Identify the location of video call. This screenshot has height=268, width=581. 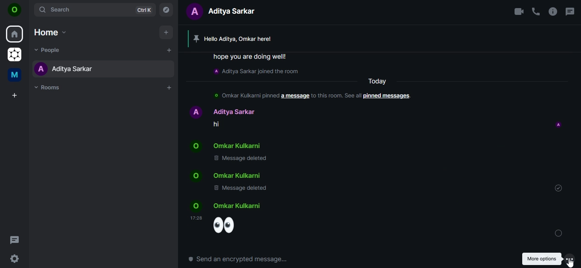
(518, 11).